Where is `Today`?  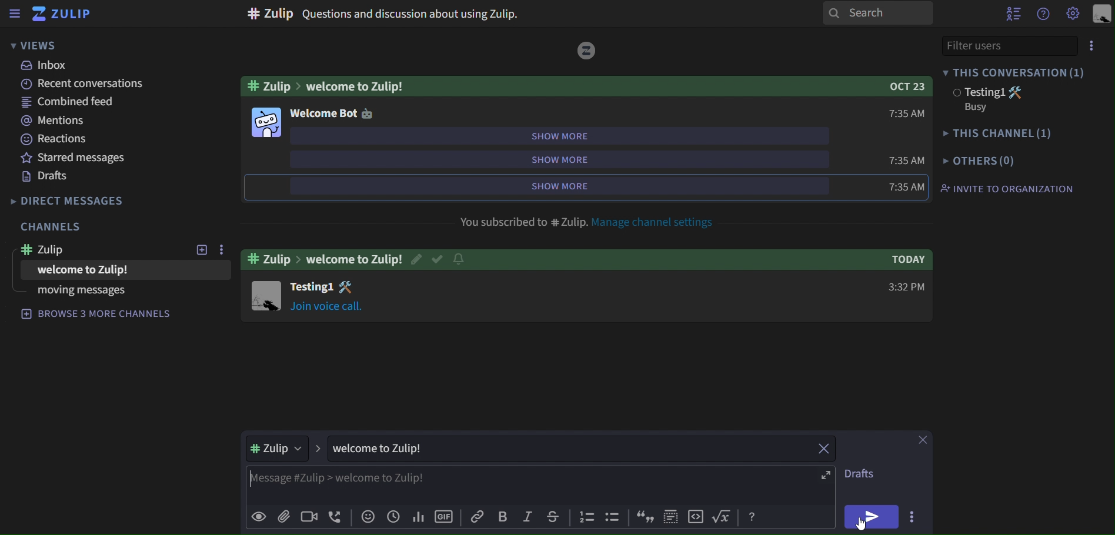
Today is located at coordinates (907, 258).